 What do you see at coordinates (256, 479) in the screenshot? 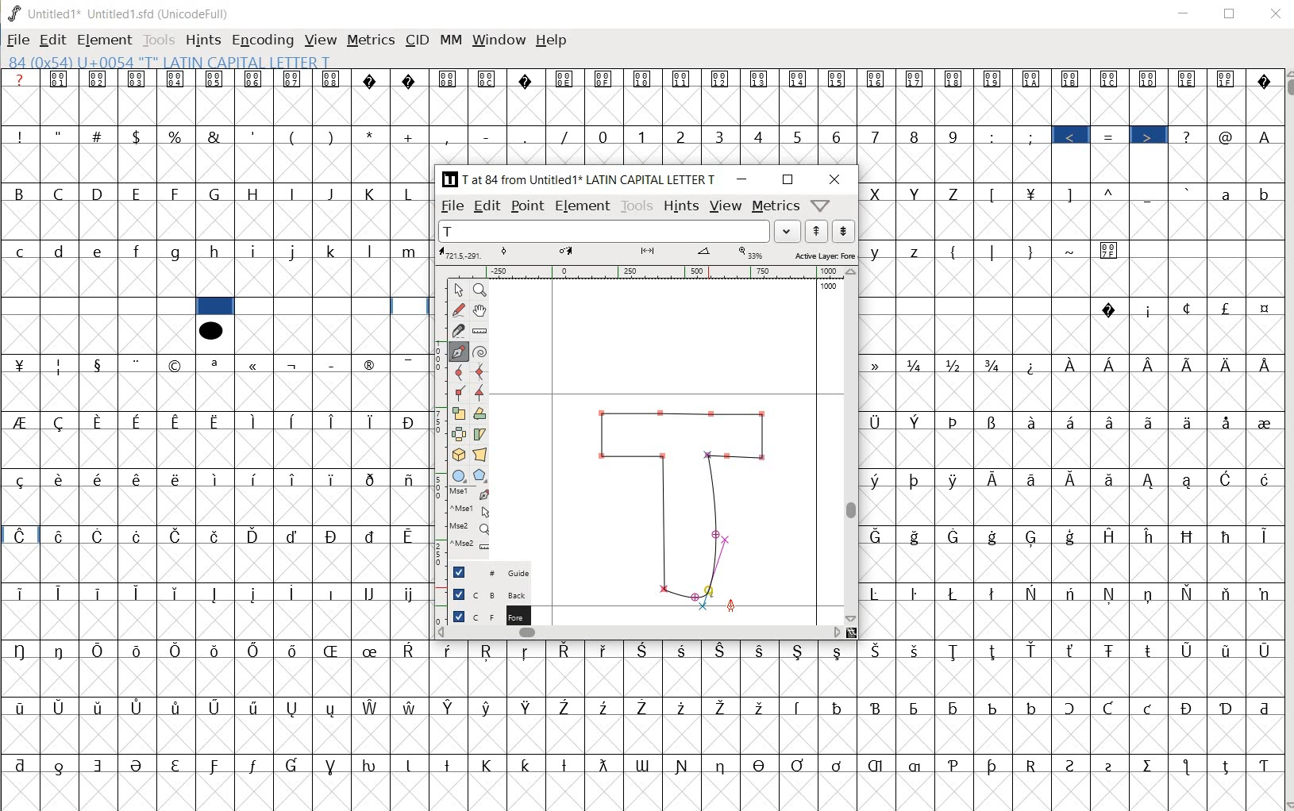
I see `Symbol` at bounding box center [256, 479].